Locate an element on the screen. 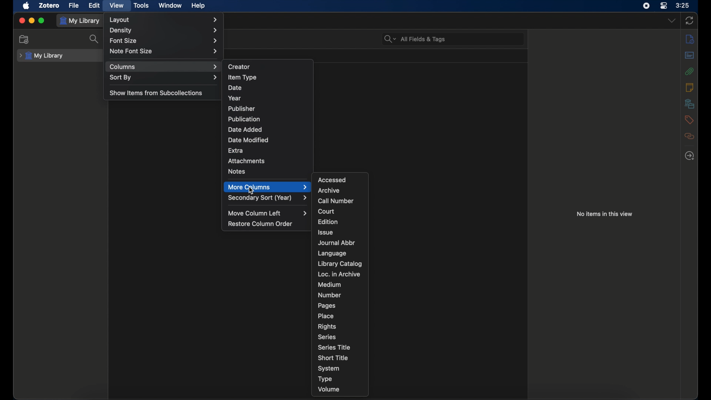 Image resolution: width=711 pixels, height=400 pixels. date added is located at coordinates (245, 130).